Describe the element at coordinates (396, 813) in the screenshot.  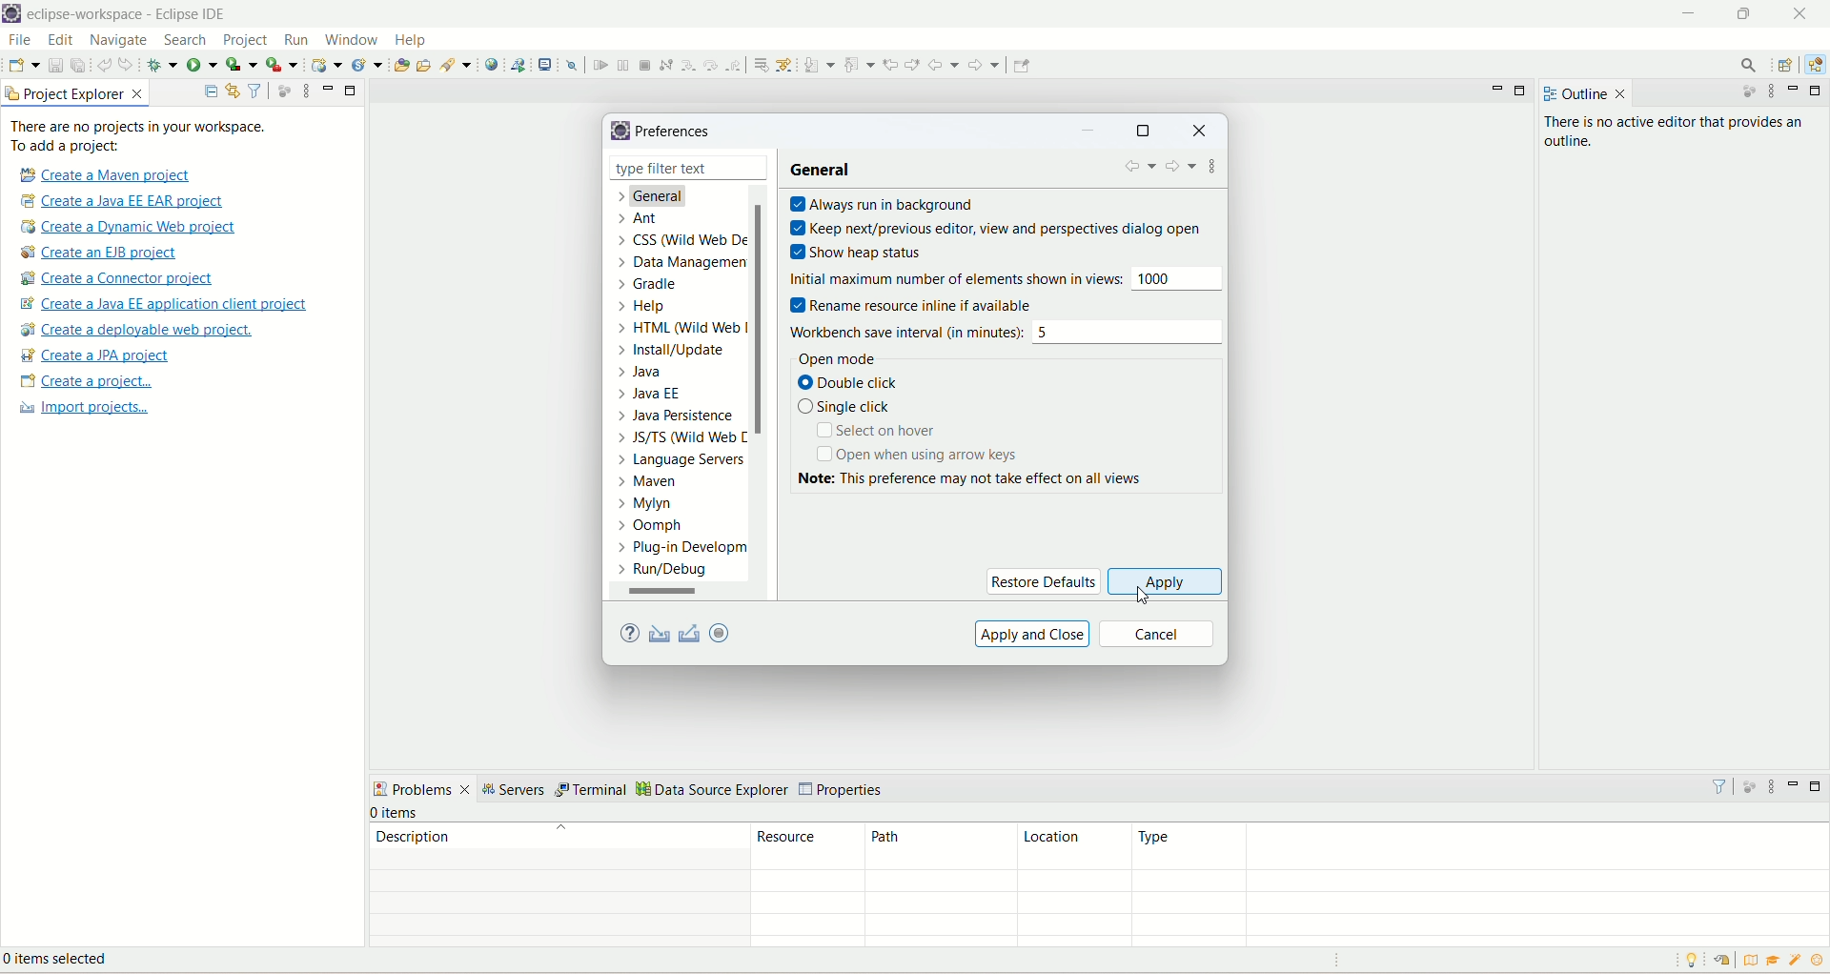
I see `0 items` at that location.